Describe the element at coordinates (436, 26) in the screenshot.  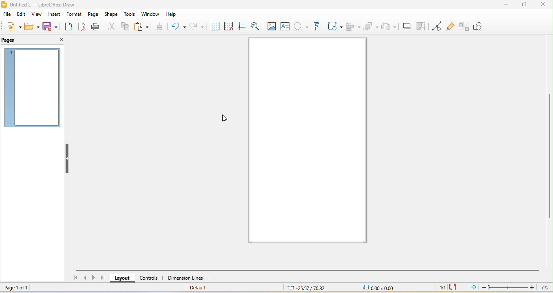
I see `toggle point edit mode` at that location.